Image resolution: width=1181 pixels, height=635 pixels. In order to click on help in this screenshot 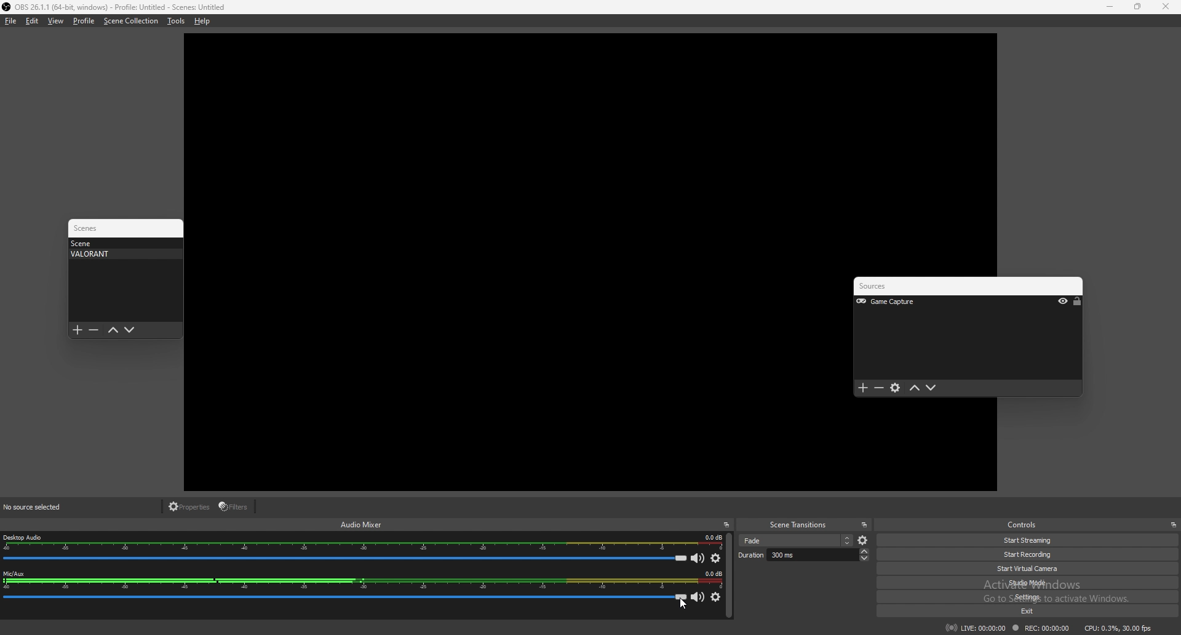, I will do `click(202, 21)`.